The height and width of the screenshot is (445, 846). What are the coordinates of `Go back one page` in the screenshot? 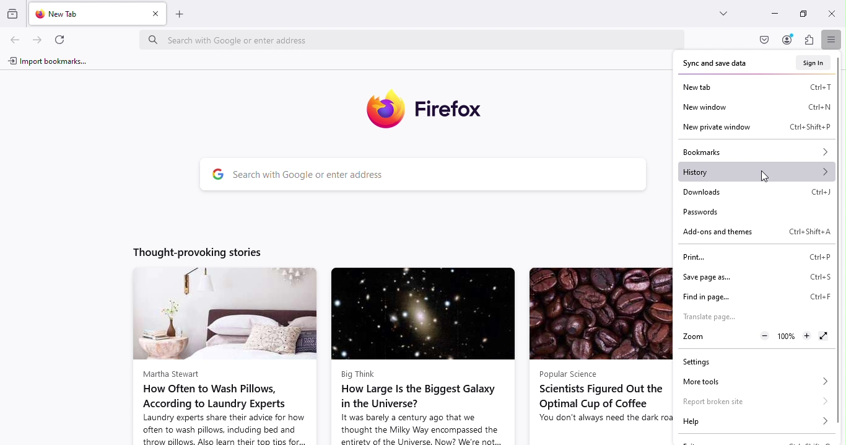 It's located at (14, 42).